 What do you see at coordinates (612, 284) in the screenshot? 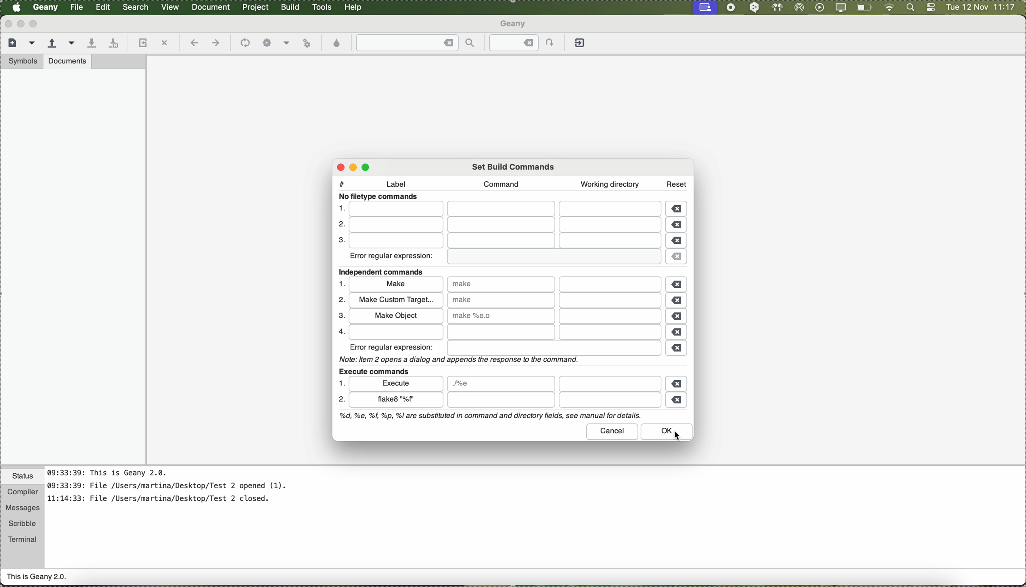
I see `file` at bounding box center [612, 284].